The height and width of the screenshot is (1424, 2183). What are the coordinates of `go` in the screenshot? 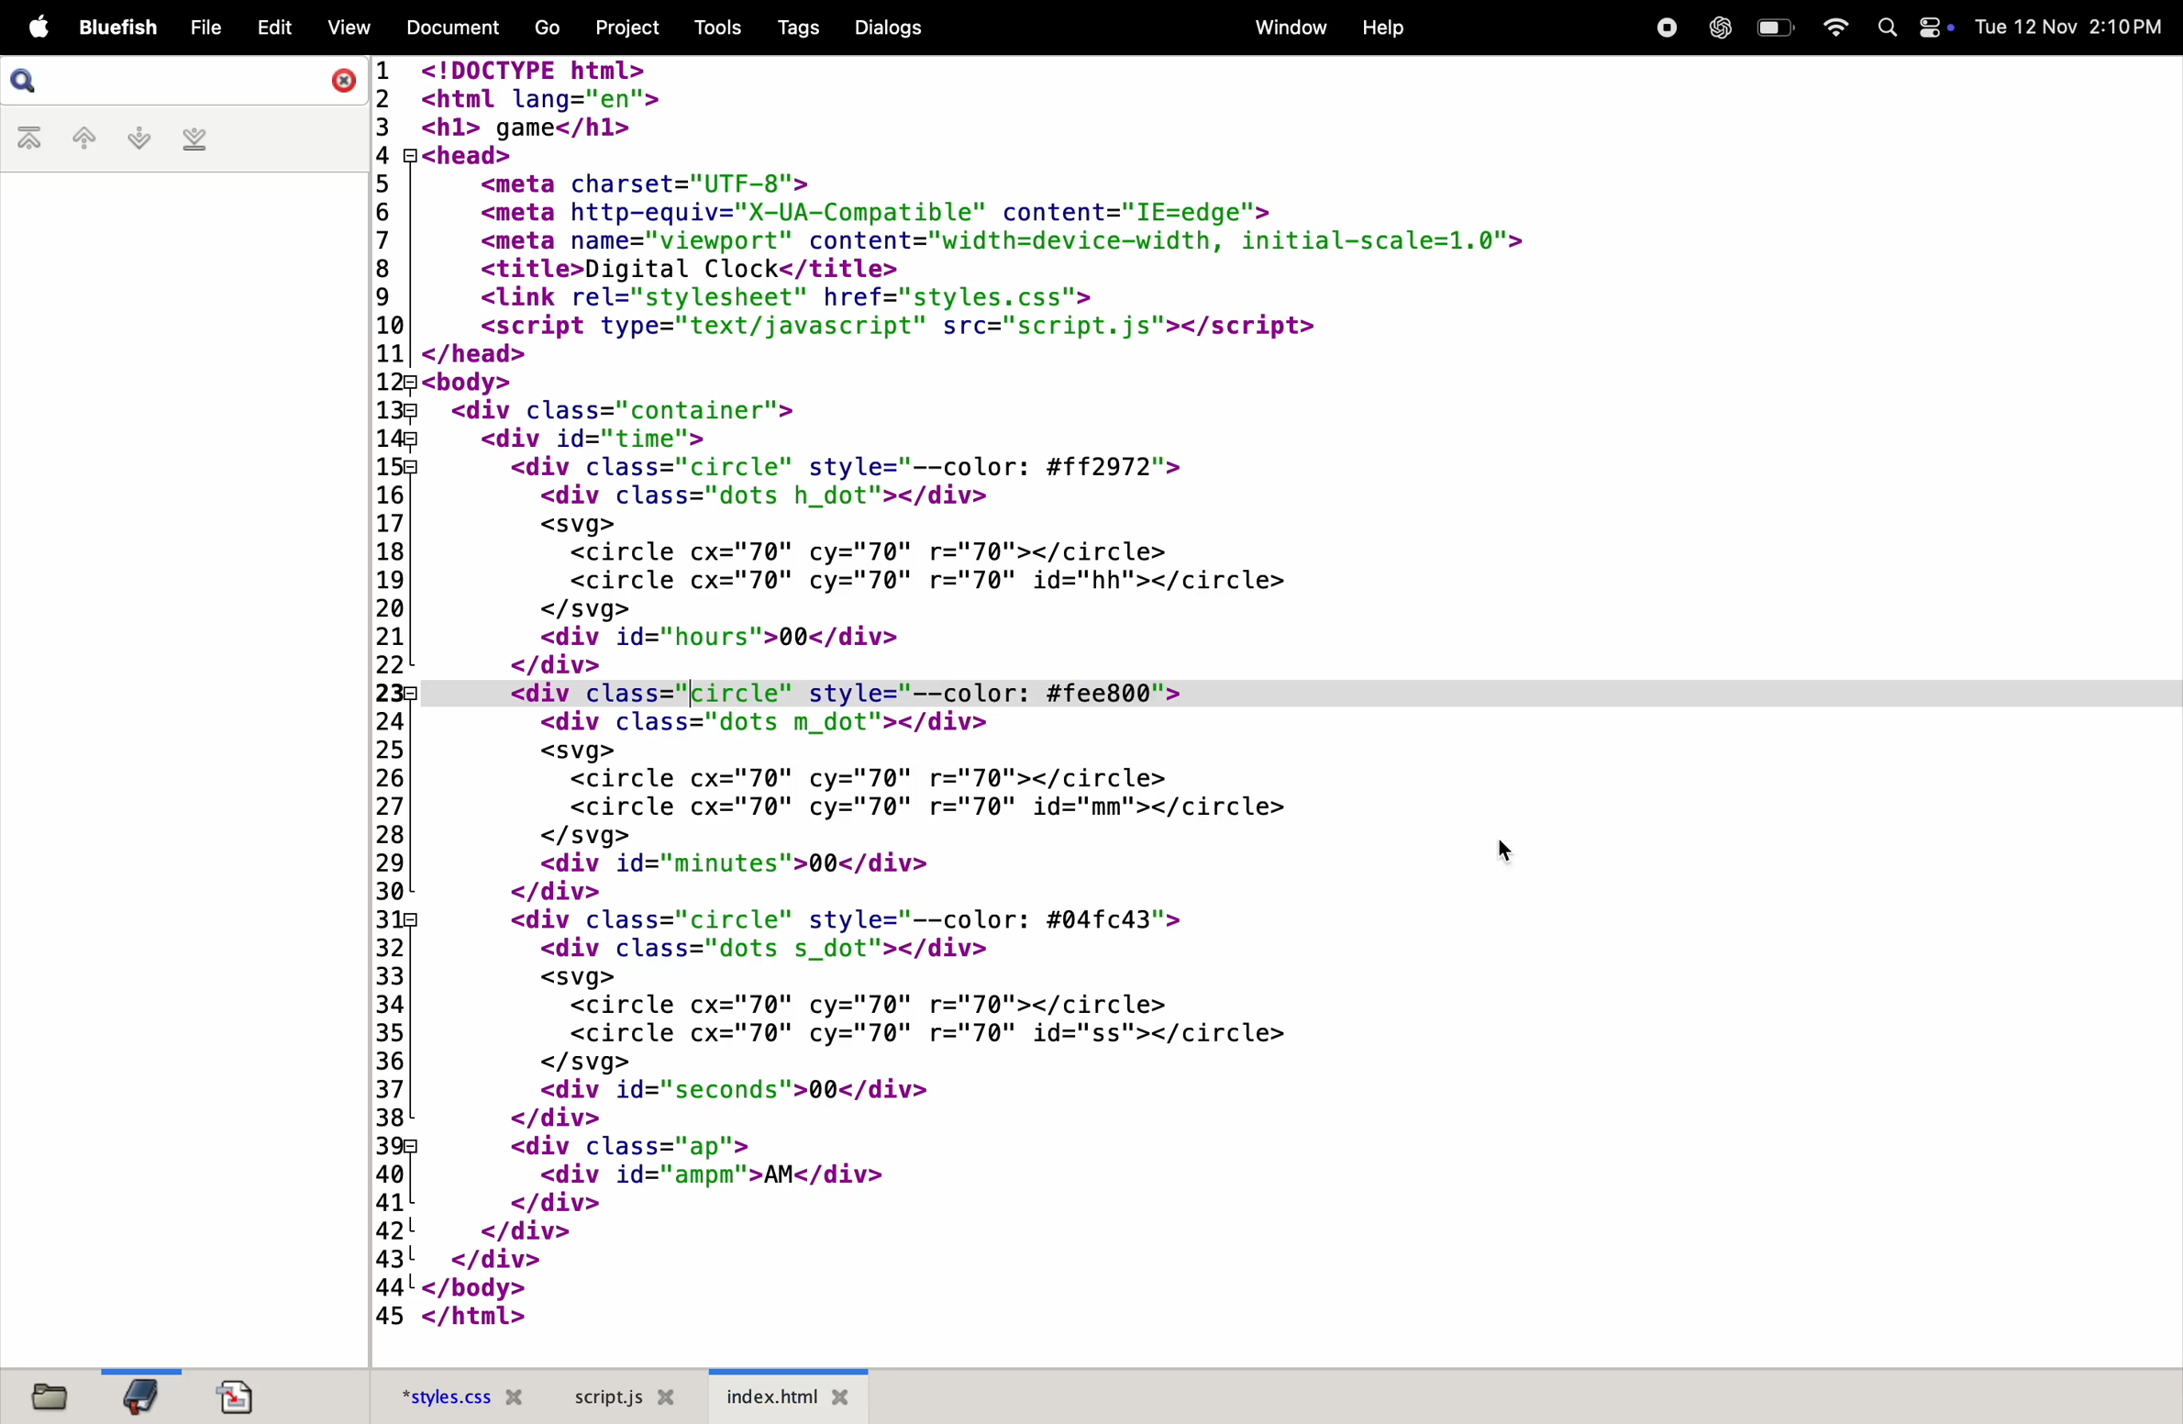 It's located at (544, 28).